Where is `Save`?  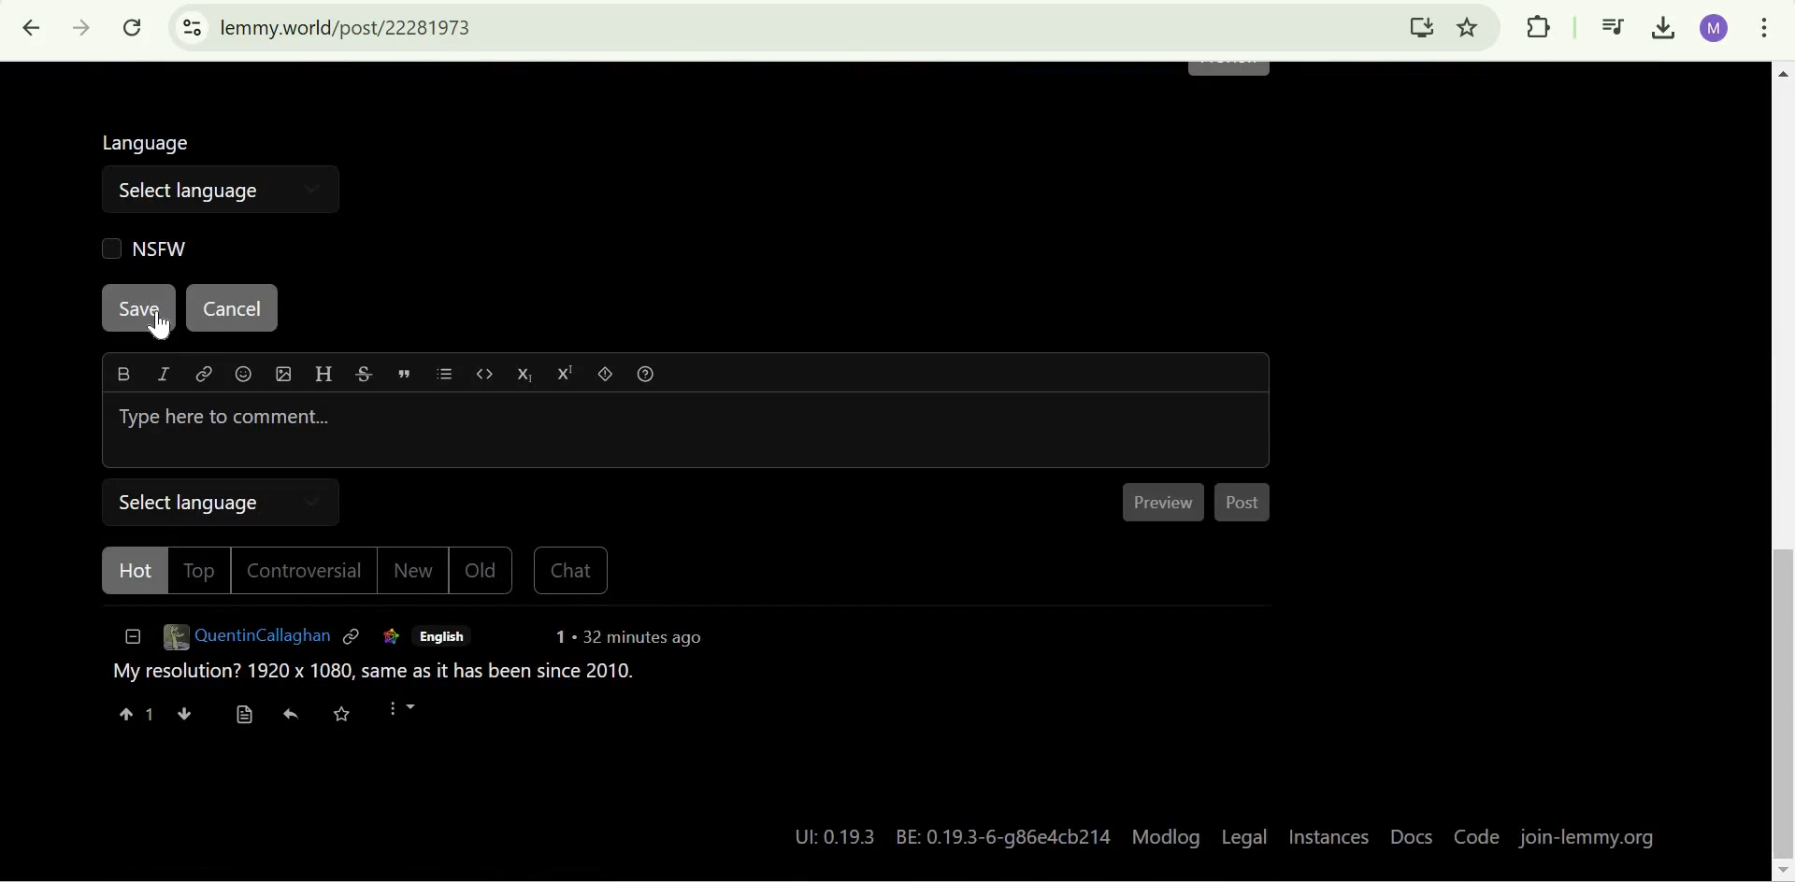
Save is located at coordinates (140, 308).